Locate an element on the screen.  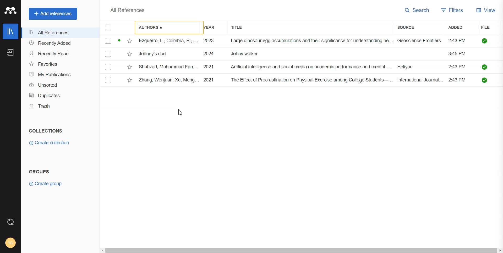
Create Collection is located at coordinates (50, 143).